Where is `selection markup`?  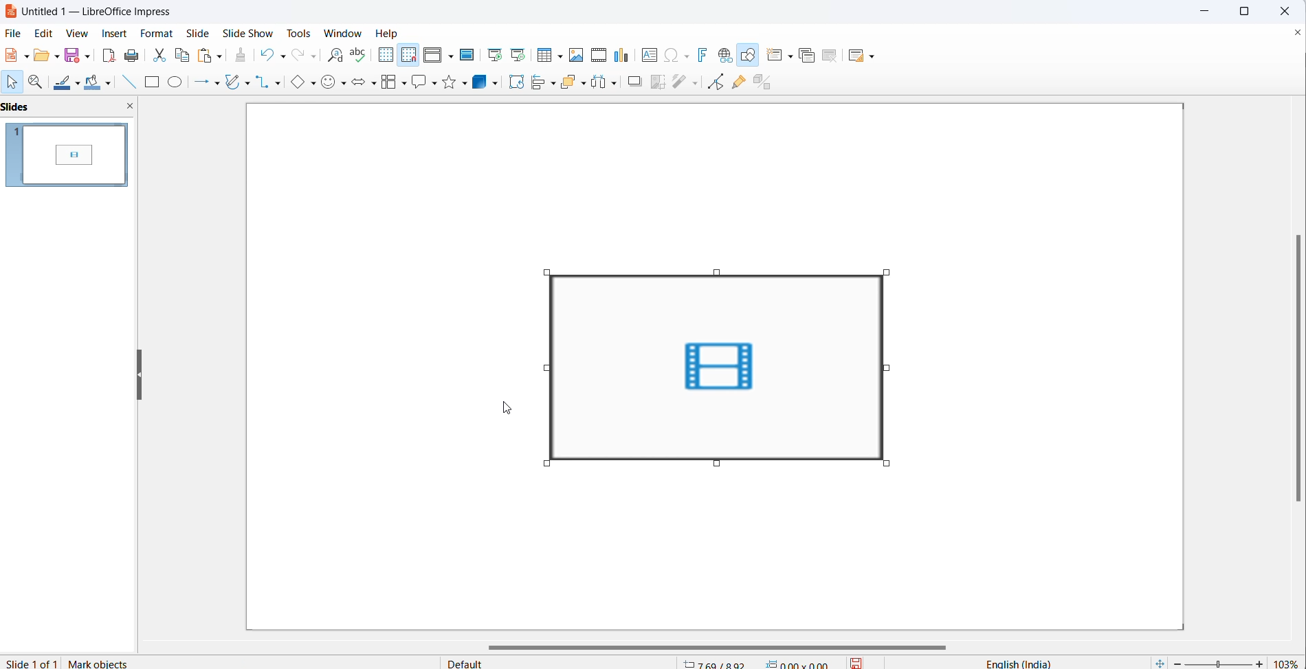 selection markup is located at coordinates (884, 271).